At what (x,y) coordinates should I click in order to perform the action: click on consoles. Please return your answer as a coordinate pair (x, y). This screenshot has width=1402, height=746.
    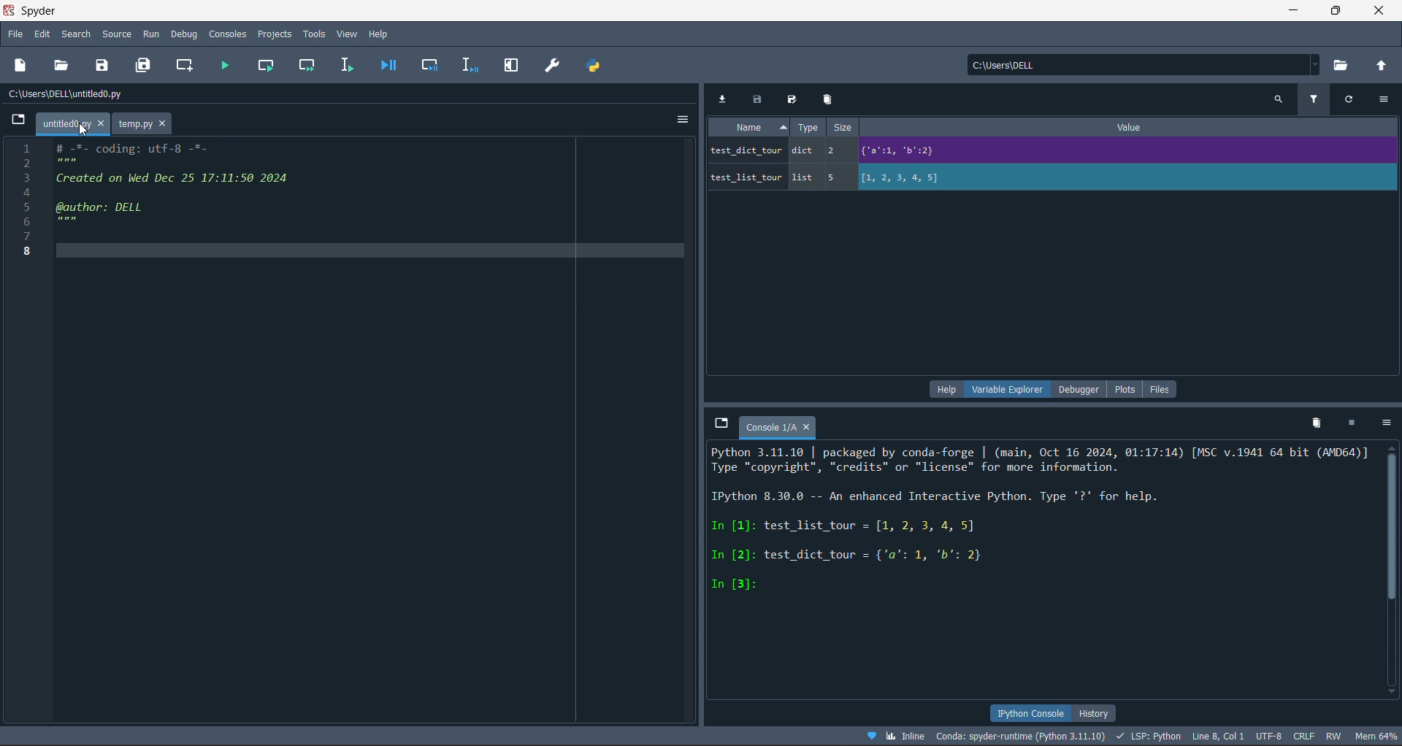
    Looking at the image, I should click on (226, 34).